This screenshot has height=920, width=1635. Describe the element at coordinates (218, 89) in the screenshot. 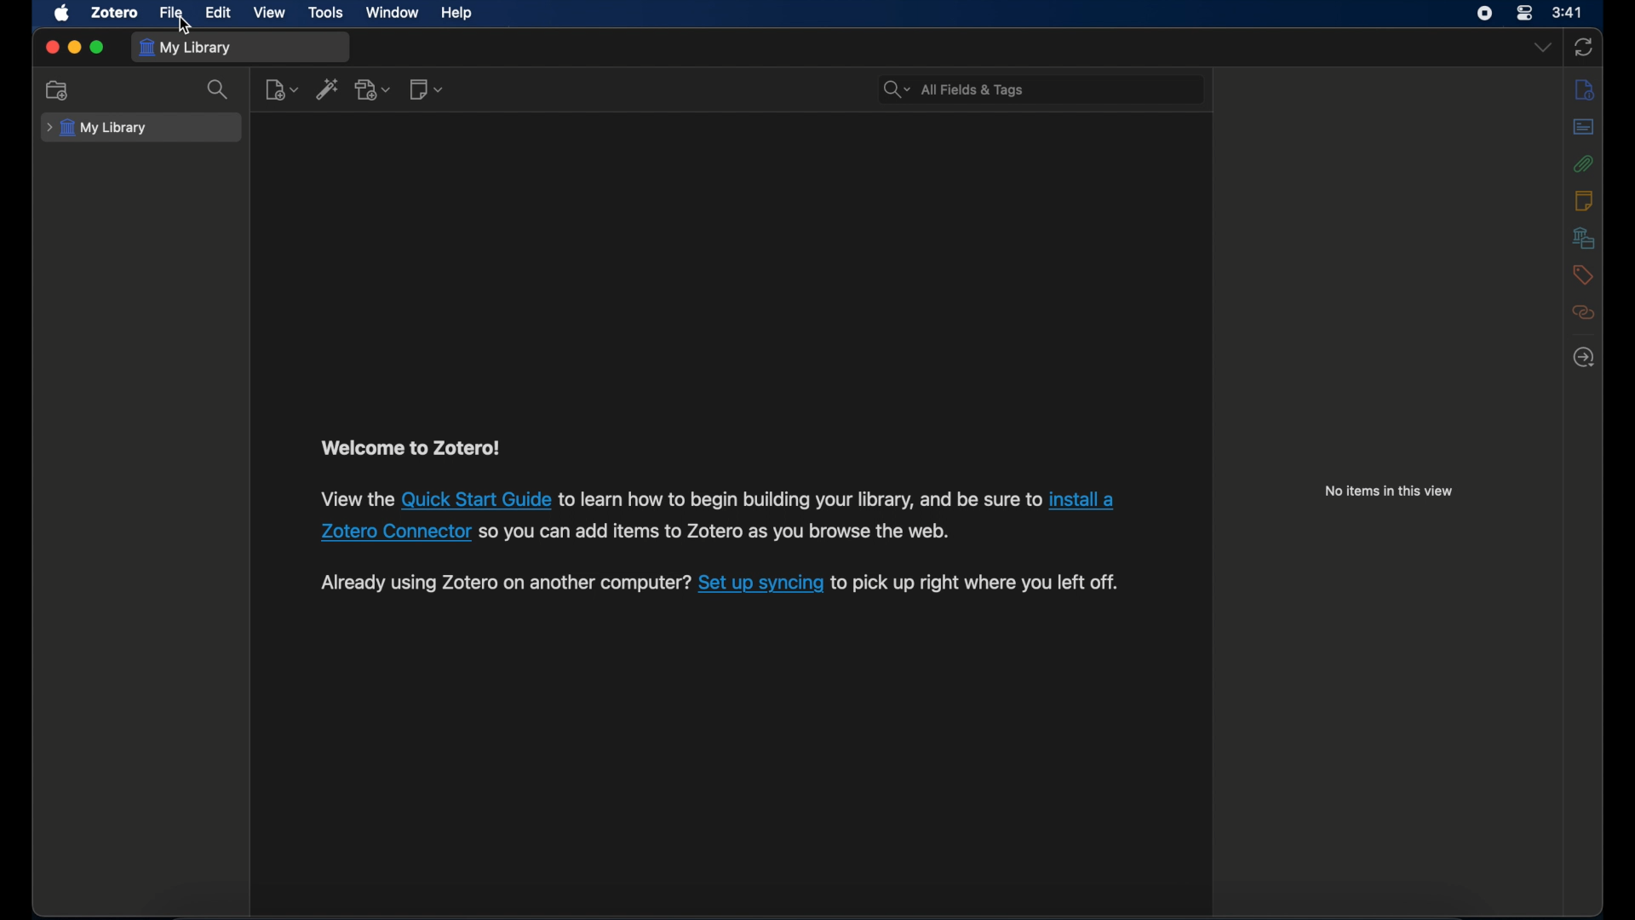

I see `search` at that location.